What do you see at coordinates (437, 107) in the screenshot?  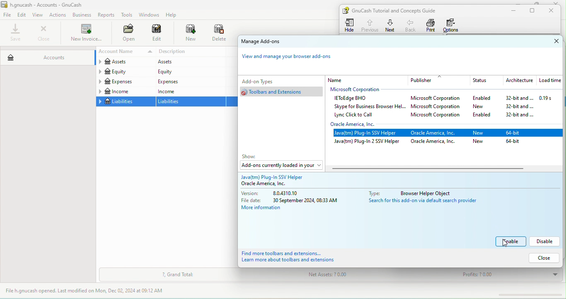 I see `microsoft corporation` at bounding box center [437, 107].